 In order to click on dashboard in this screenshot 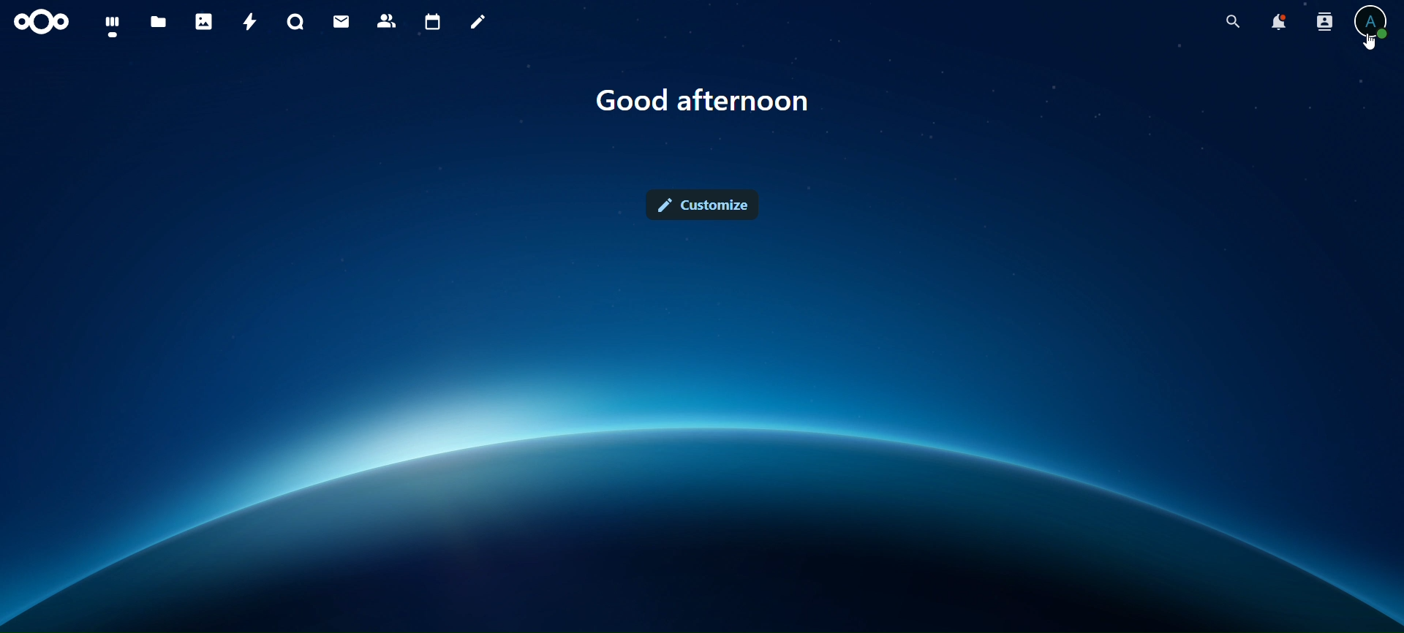, I will do `click(110, 28)`.